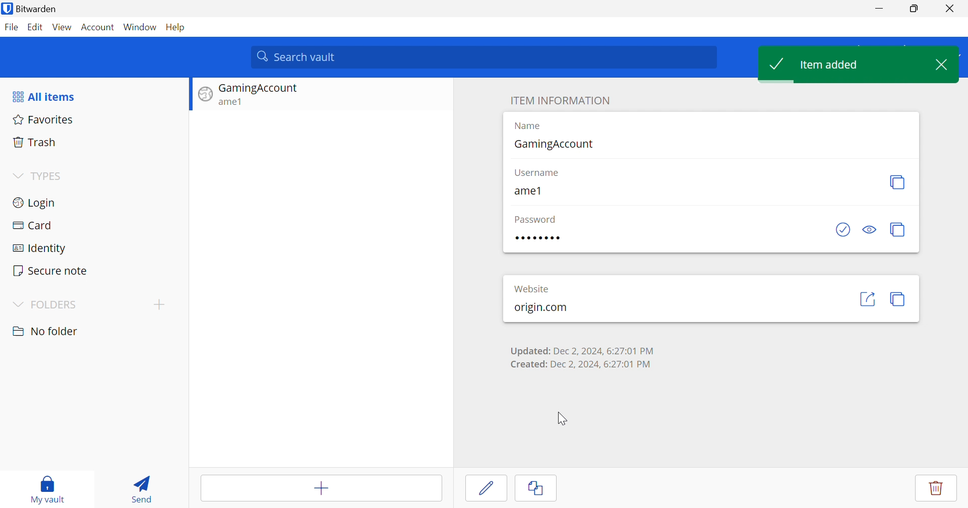 This screenshot has height=508, width=968. What do you see at coordinates (12, 28) in the screenshot?
I see `File` at bounding box center [12, 28].